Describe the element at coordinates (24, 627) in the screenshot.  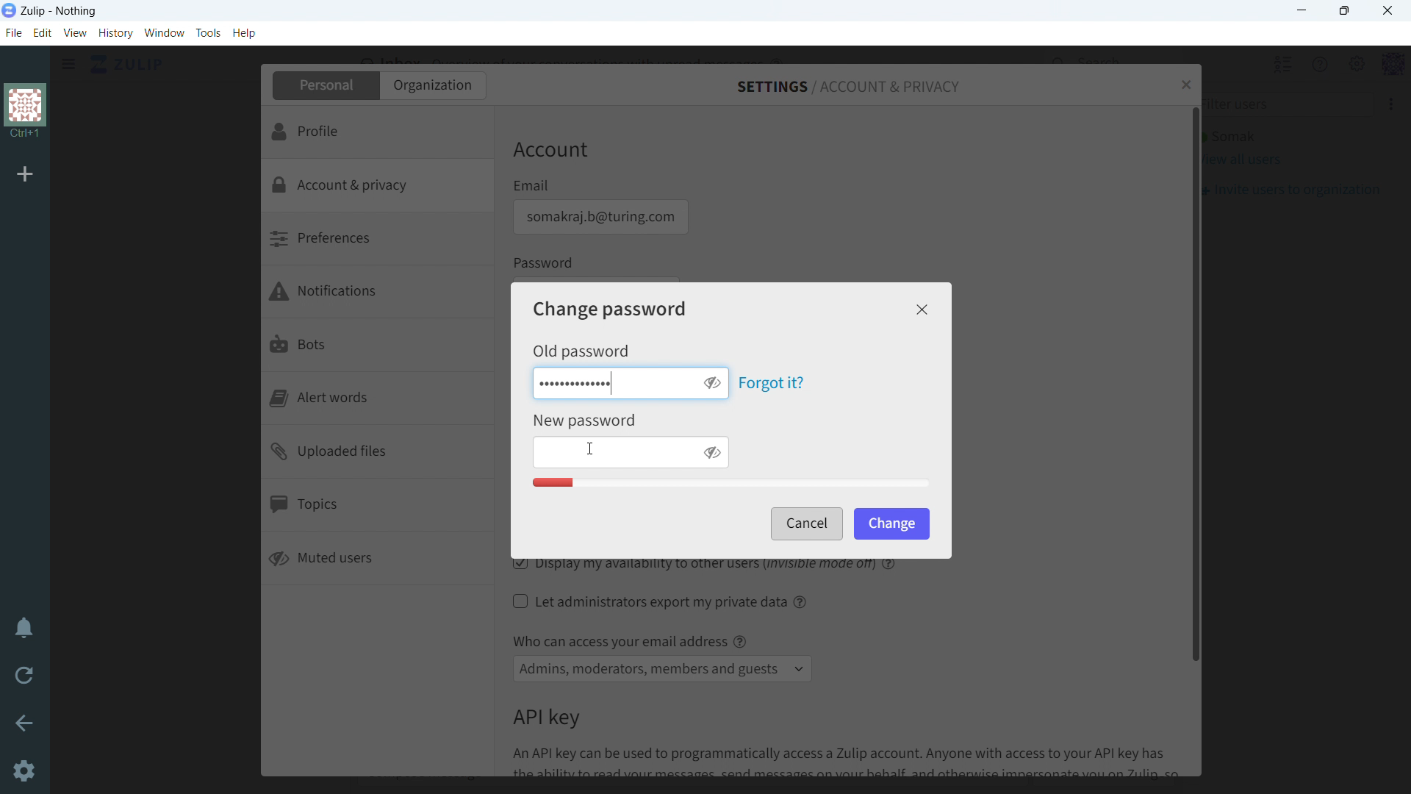
I see `enable do not disturb` at that location.